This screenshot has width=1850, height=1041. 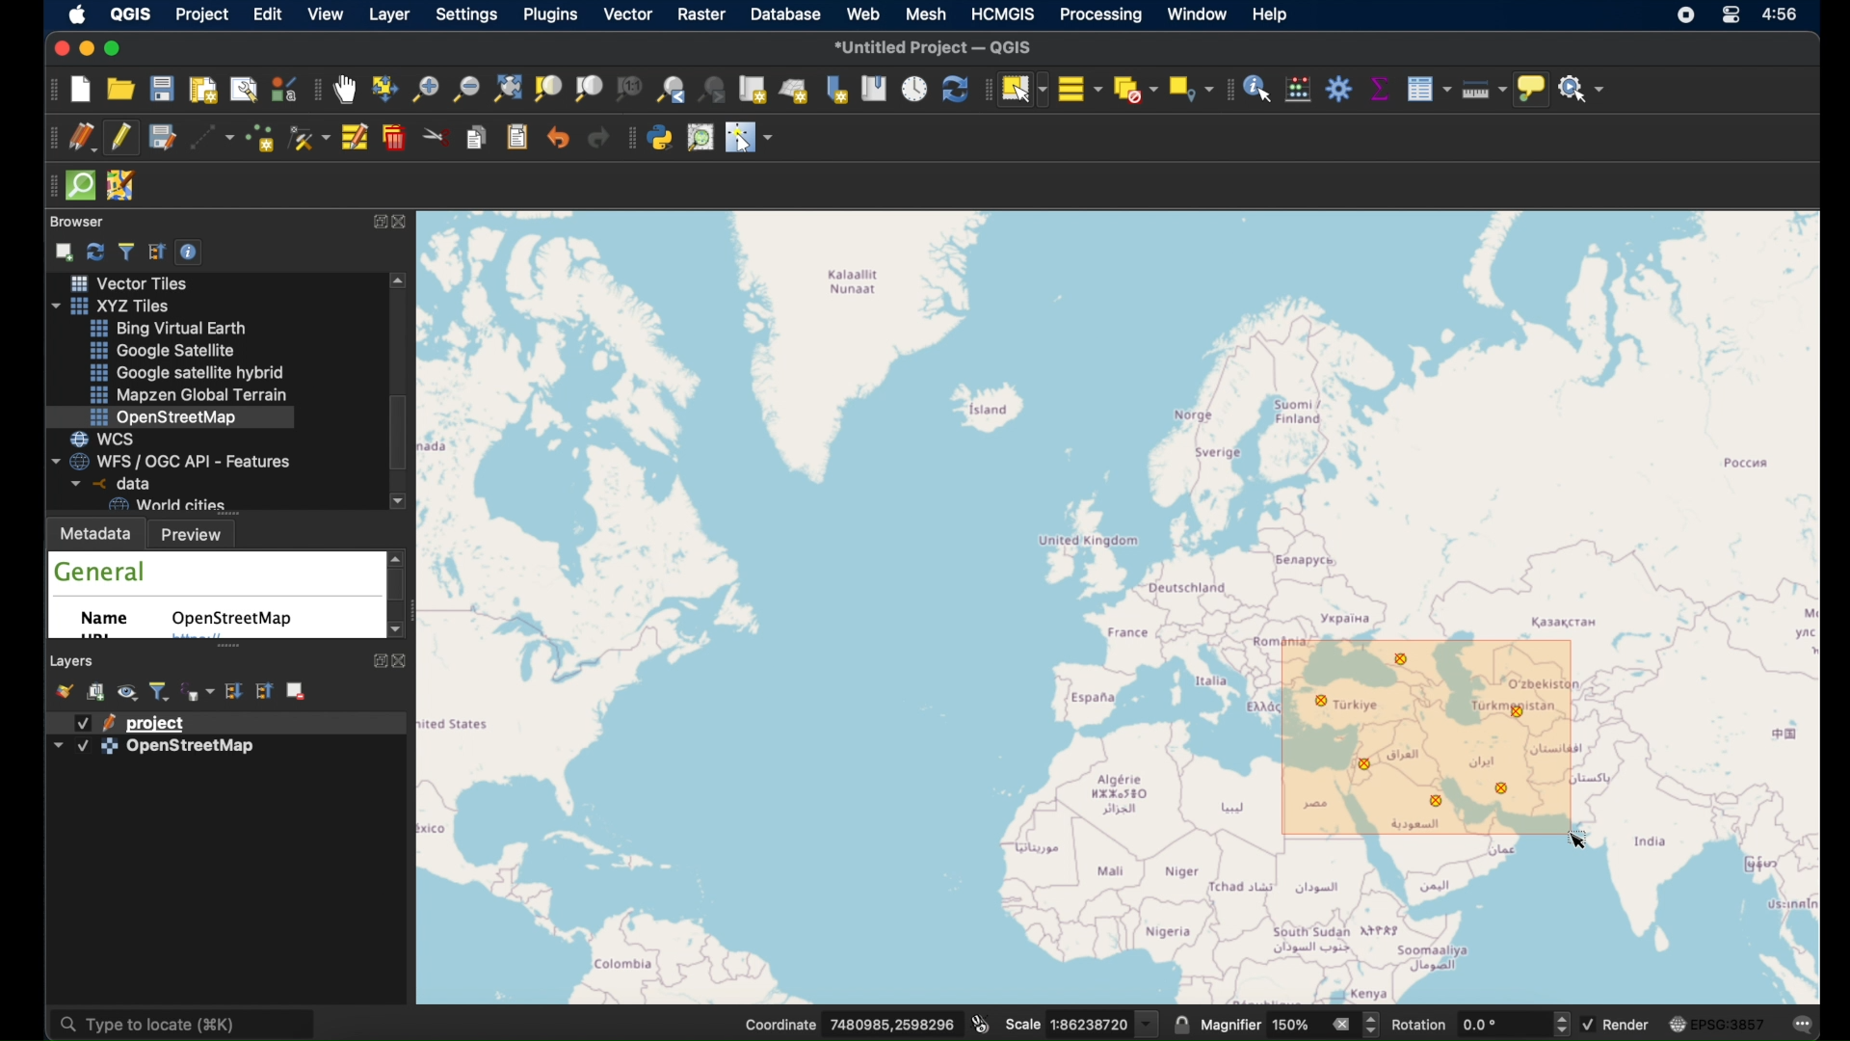 What do you see at coordinates (1628, 1024) in the screenshot?
I see `render` at bounding box center [1628, 1024].